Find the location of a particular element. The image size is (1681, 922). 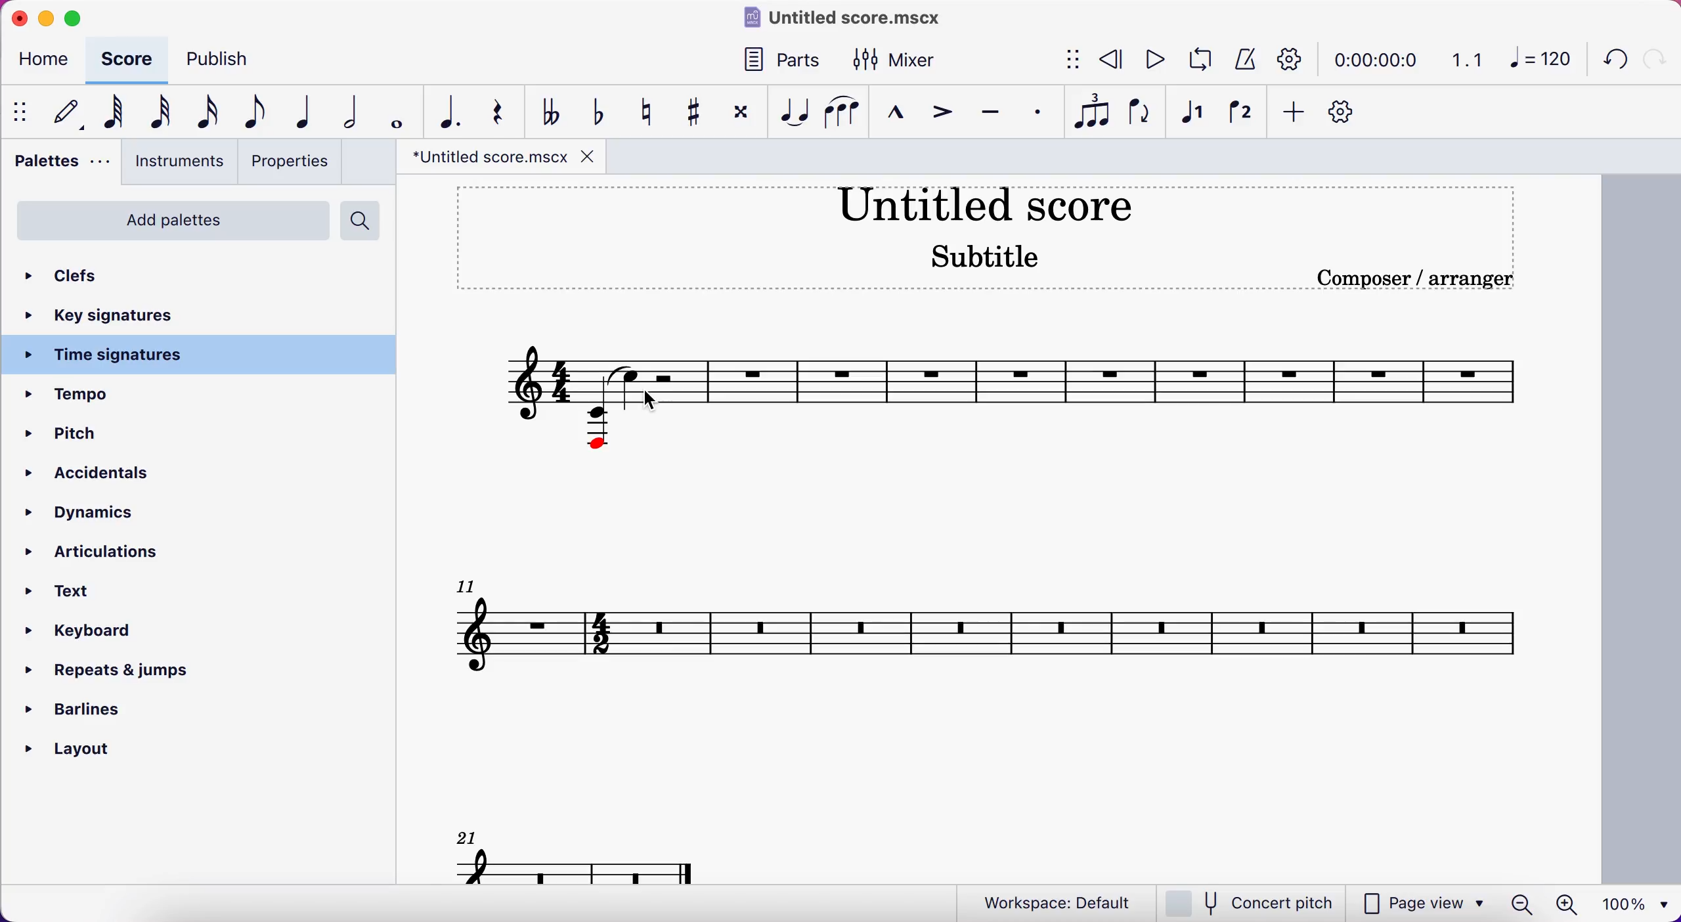

slur is located at coordinates (841, 113).